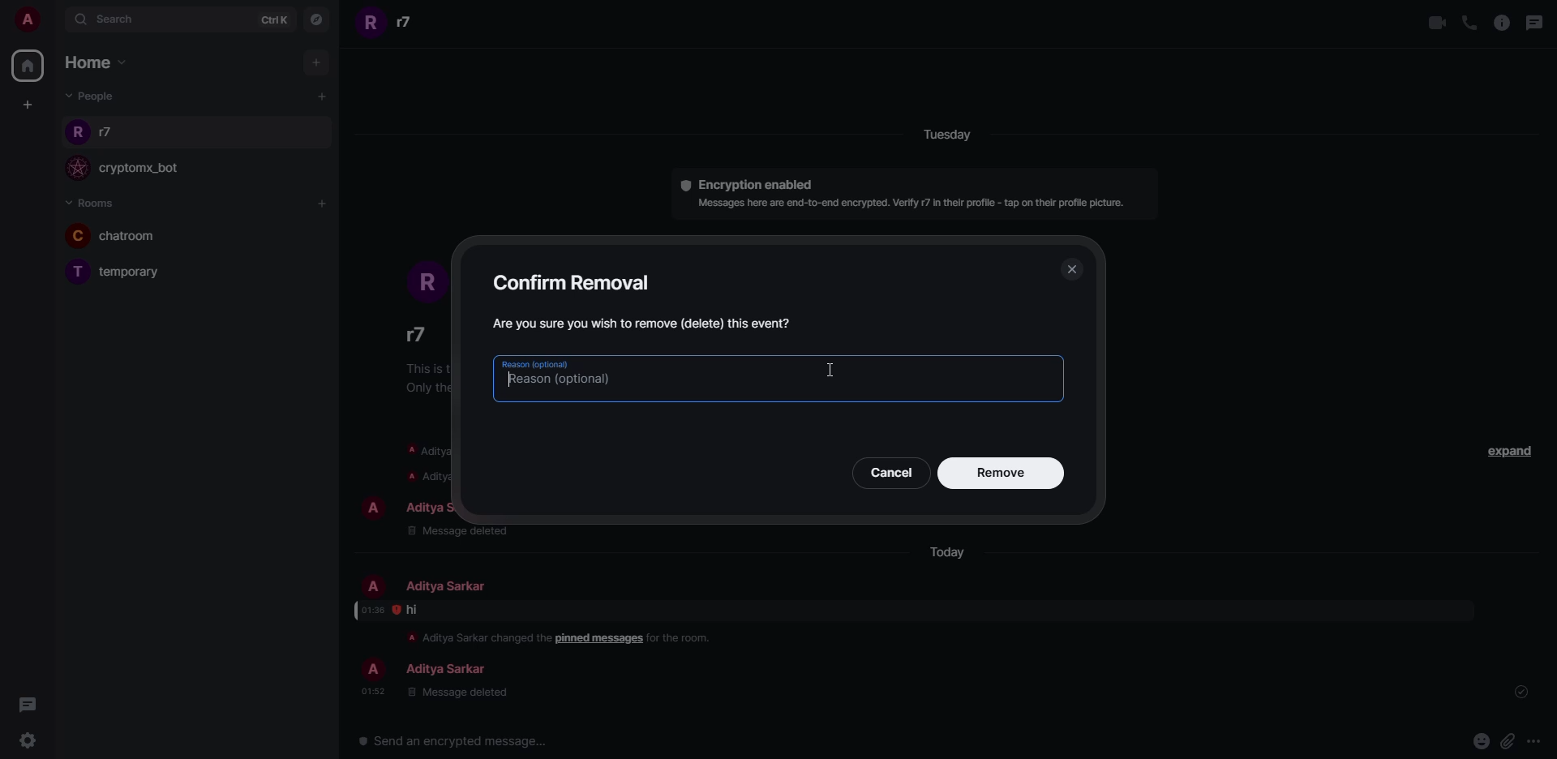 This screenshot has height=759, width=1557. What do you see at coordinates (839, 371) in the screenshot?
I see `text cursor` at bounding box center [839, 371].